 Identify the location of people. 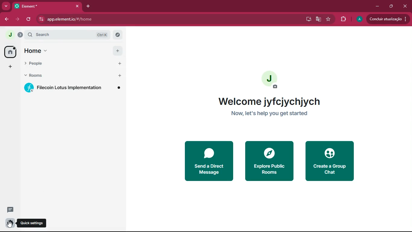
(42, 63).